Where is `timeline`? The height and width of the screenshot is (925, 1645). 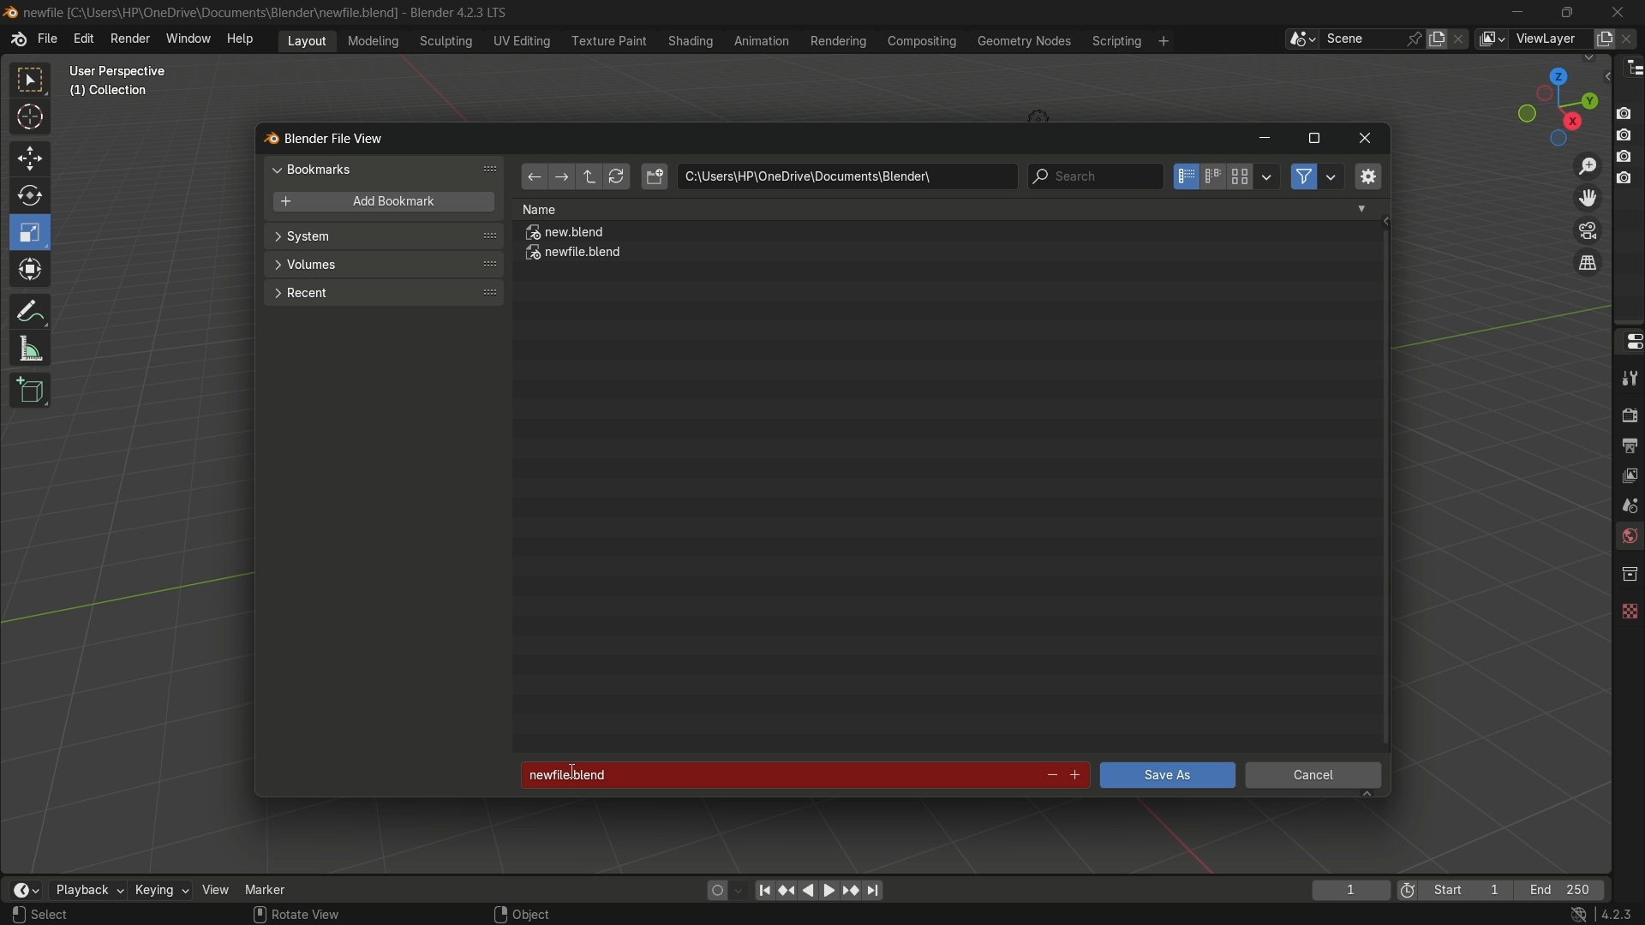
timeline is located at coordinates (25, 890).